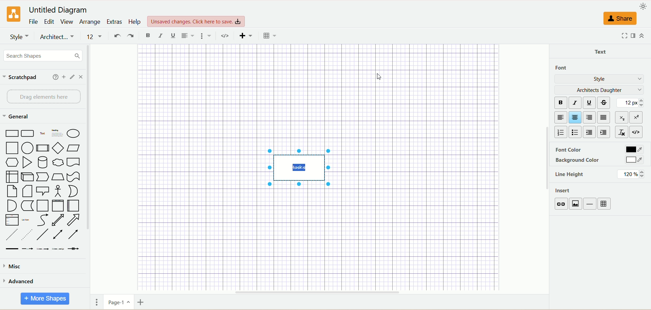 The width and height of the screenshot is (651, 310). Describe the element at coordinates (561, 204) in the screenshot. I see `link` at that location.